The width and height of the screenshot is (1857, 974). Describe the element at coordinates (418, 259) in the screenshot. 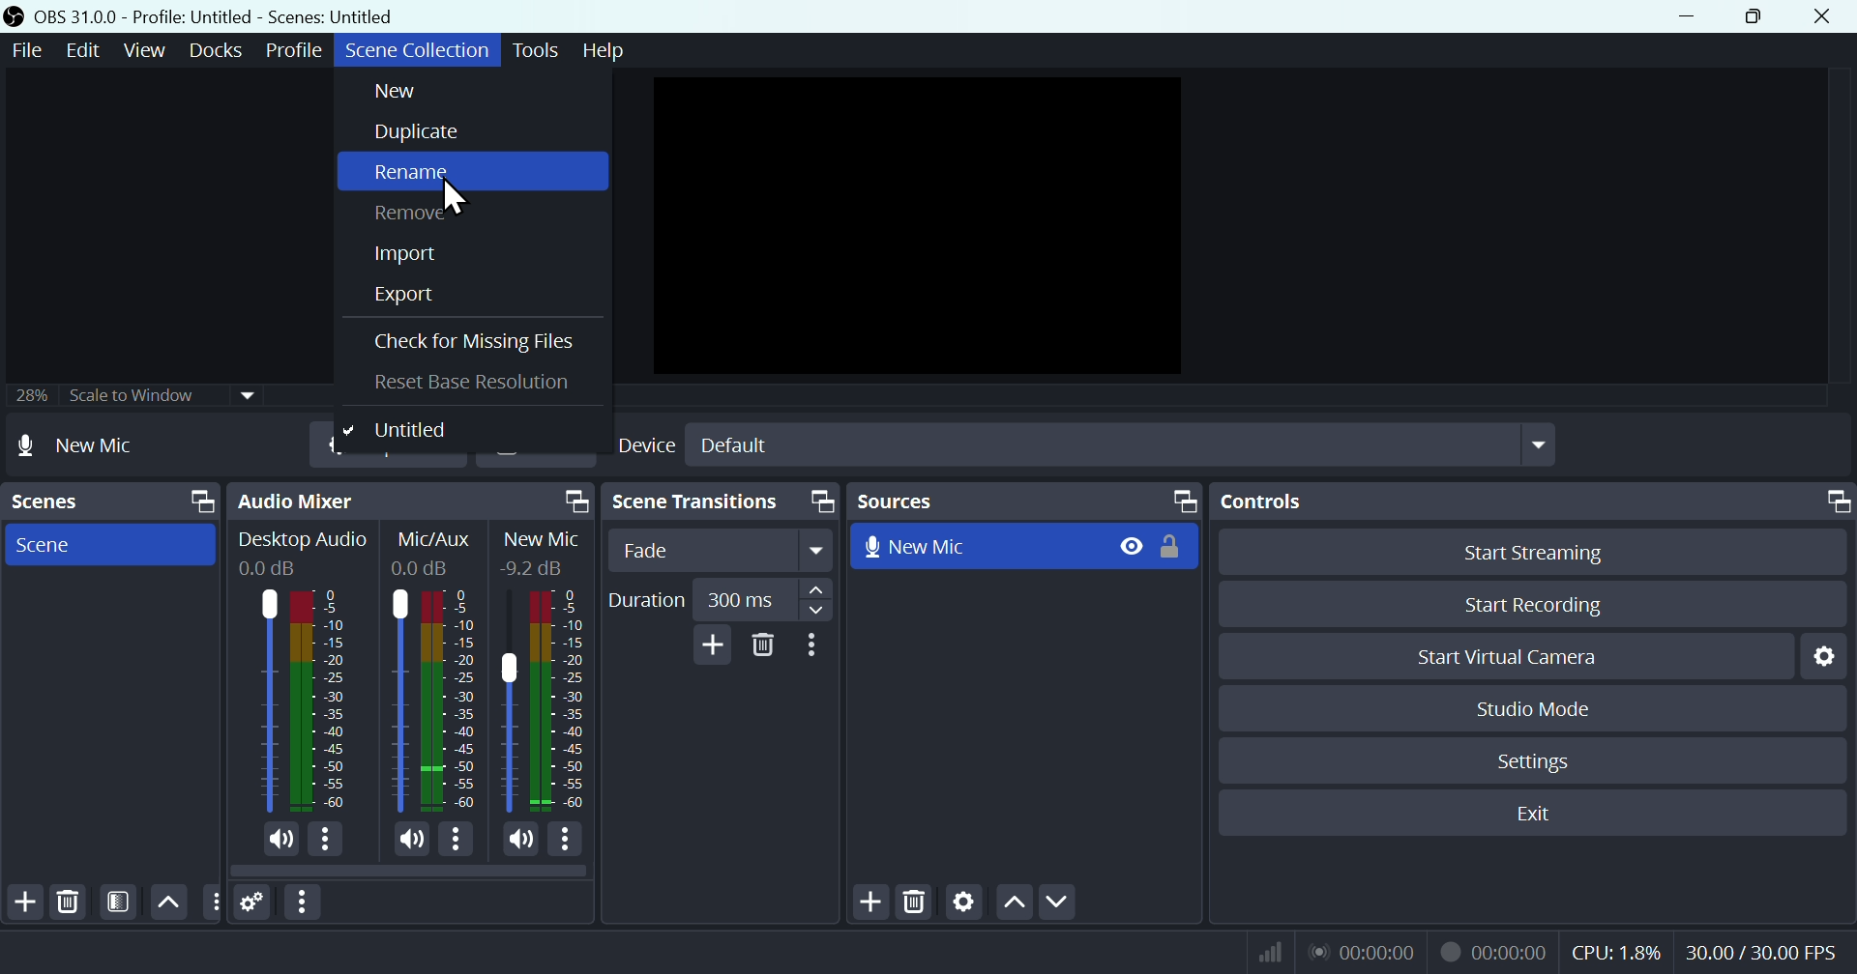

I see `Import` at that location.